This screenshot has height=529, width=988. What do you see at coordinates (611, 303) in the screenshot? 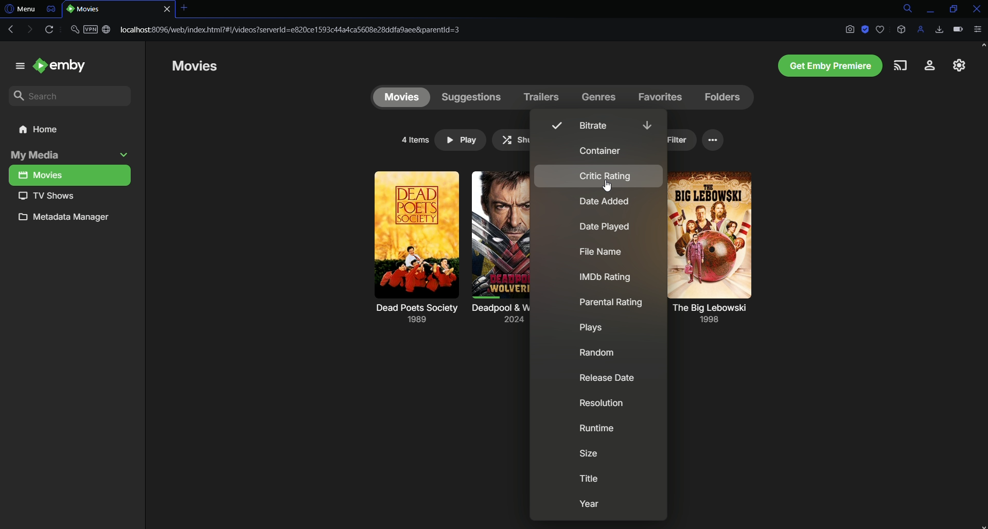
I see `Parental Rating` at bounding box center [611, 303].